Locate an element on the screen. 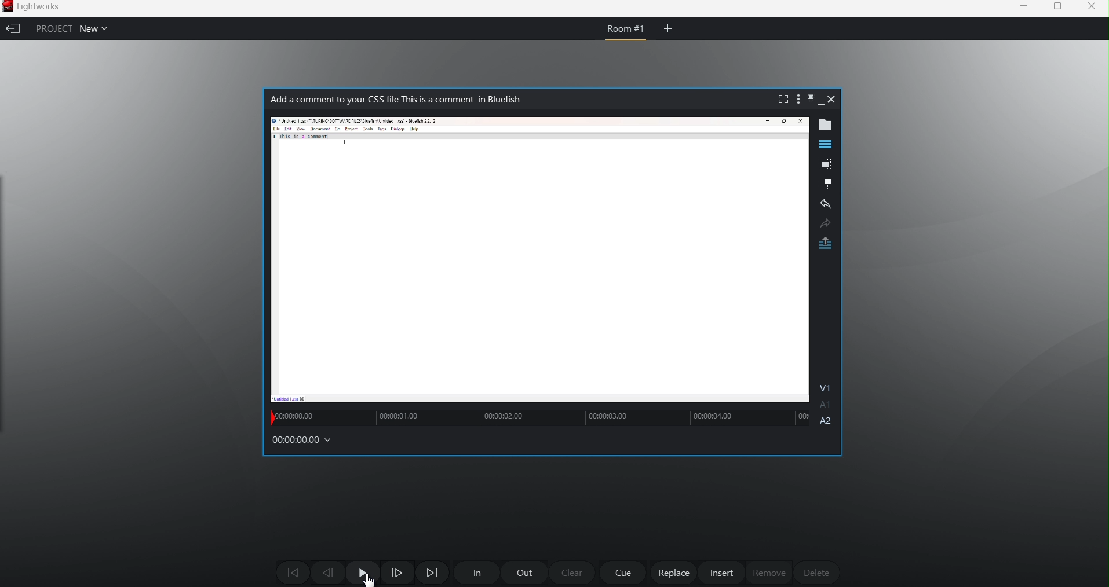 Image resolution: width=1109 pixels, height=587 pixels. exit is located at coordinates (13, 29).